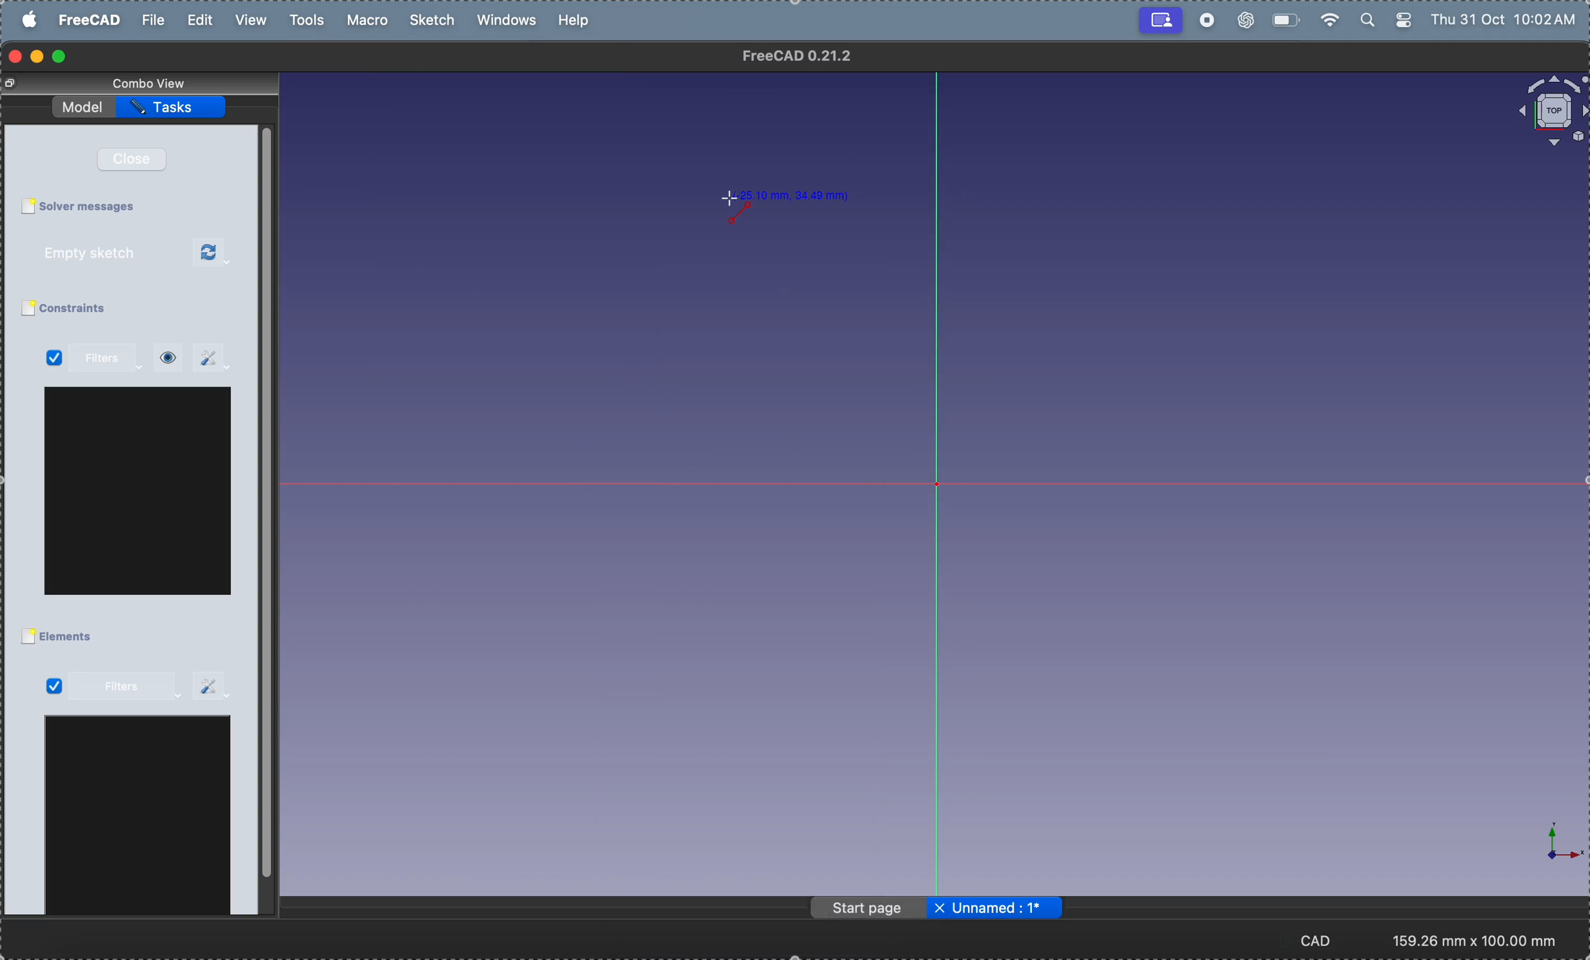 The image size is (1590, 960). What do you see at coordinates (90, 309) in the screenshot?
I see `constraints` at bounding box center [90, 309].